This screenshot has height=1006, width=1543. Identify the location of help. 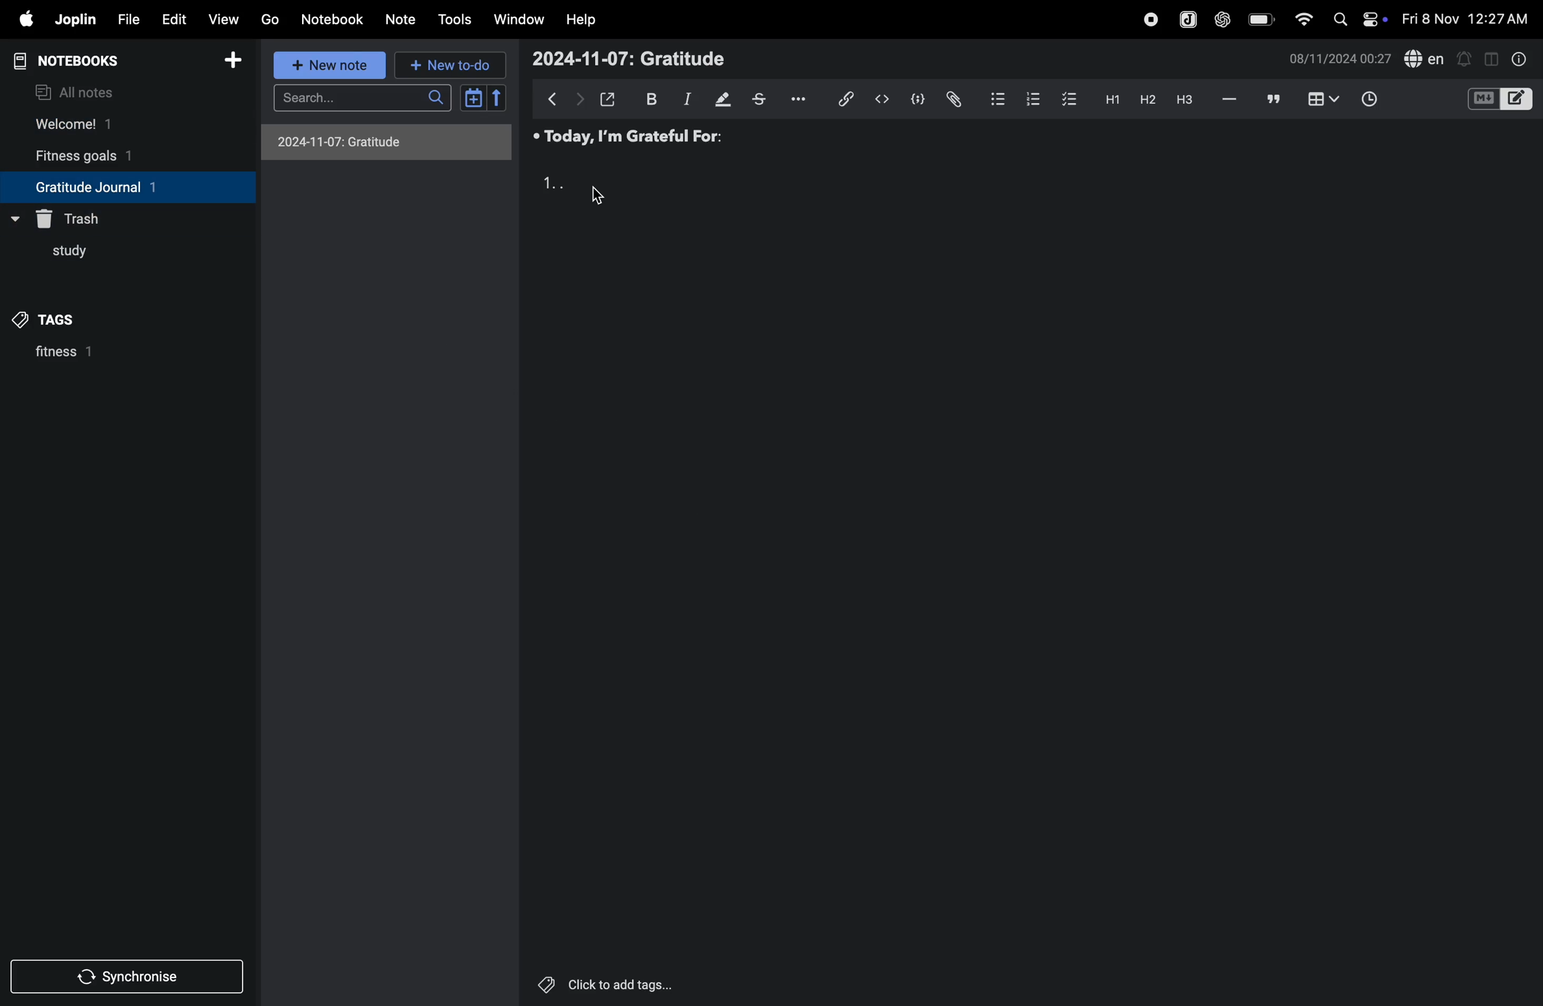
(582, 21).